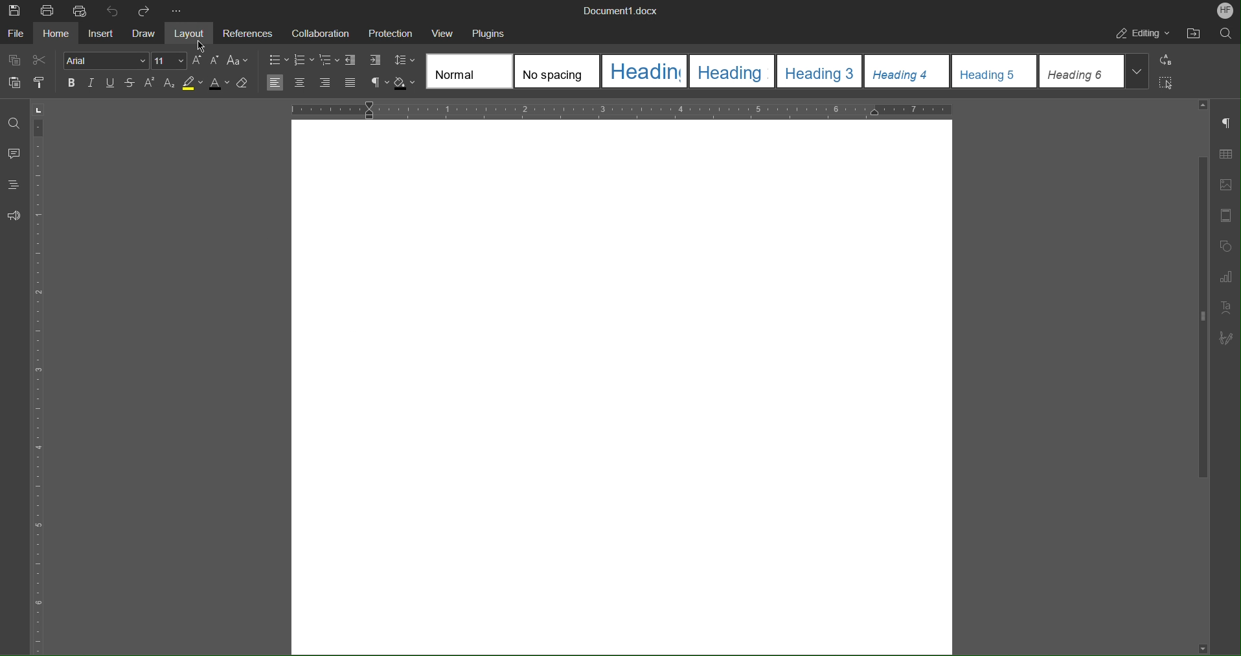 The height and width of the screenshot is (656, 1241). I want to click on Comment, so click(14, 155).